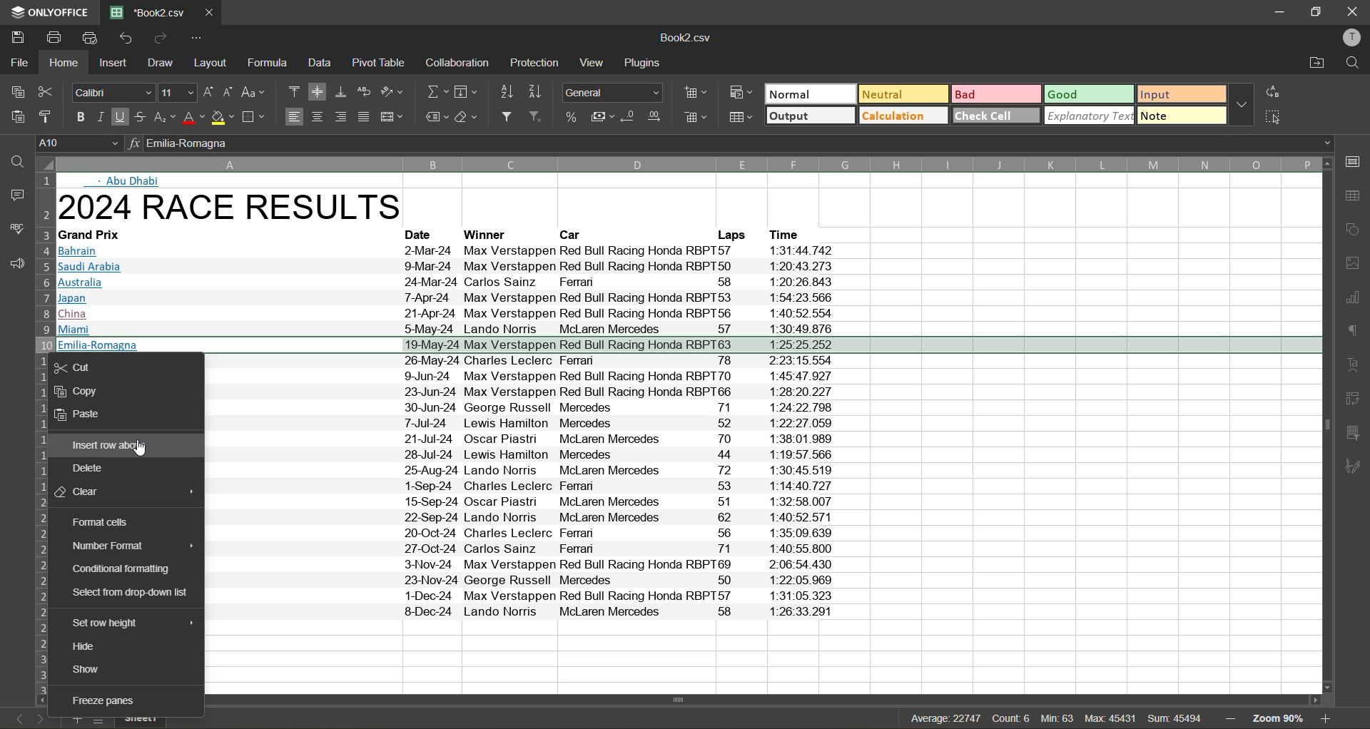 The height and width of the screenshot is (729, 1370). I want to click on orientation, so click(392, 93).